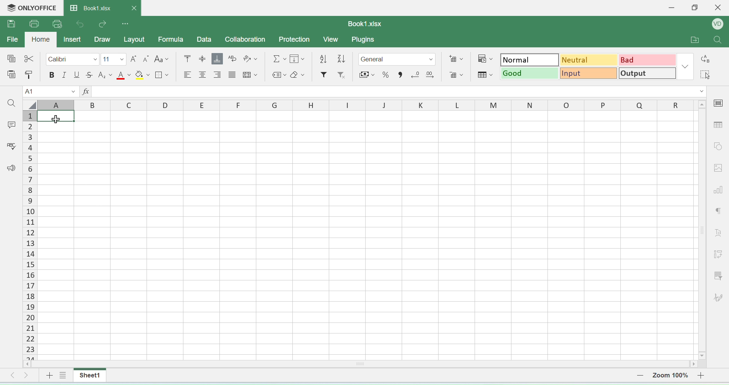 Image resolution: width=729 pixels, height=385 pixels. Describe the element at coordinates (484, 74) in the screenshot. I see `format as table template` at that location.